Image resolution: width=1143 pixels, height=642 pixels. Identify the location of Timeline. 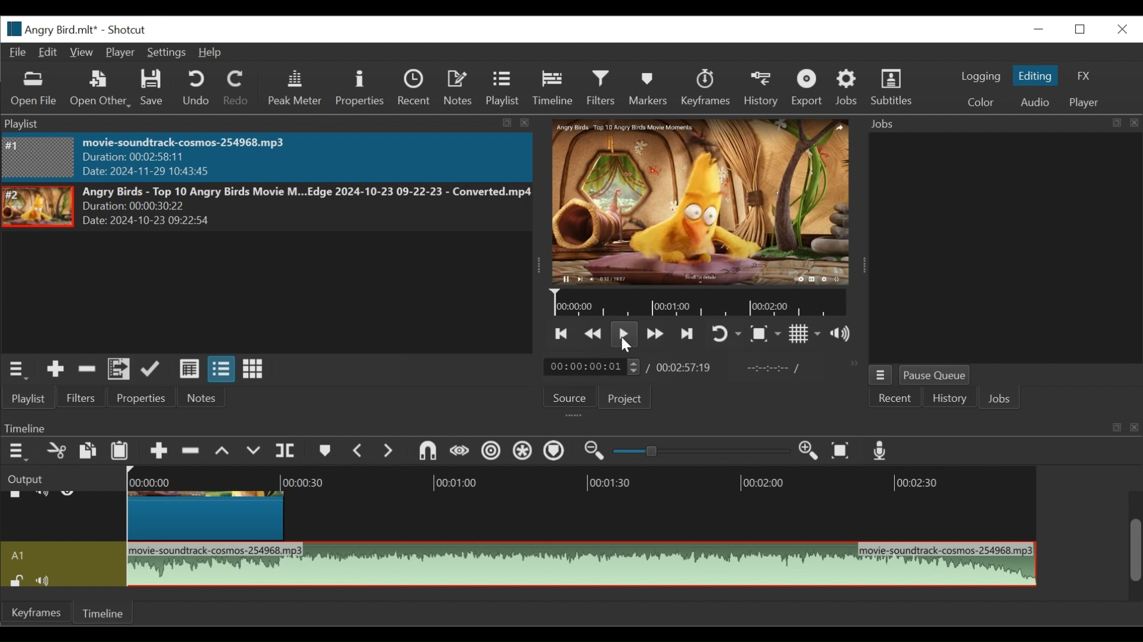
(552, 88).